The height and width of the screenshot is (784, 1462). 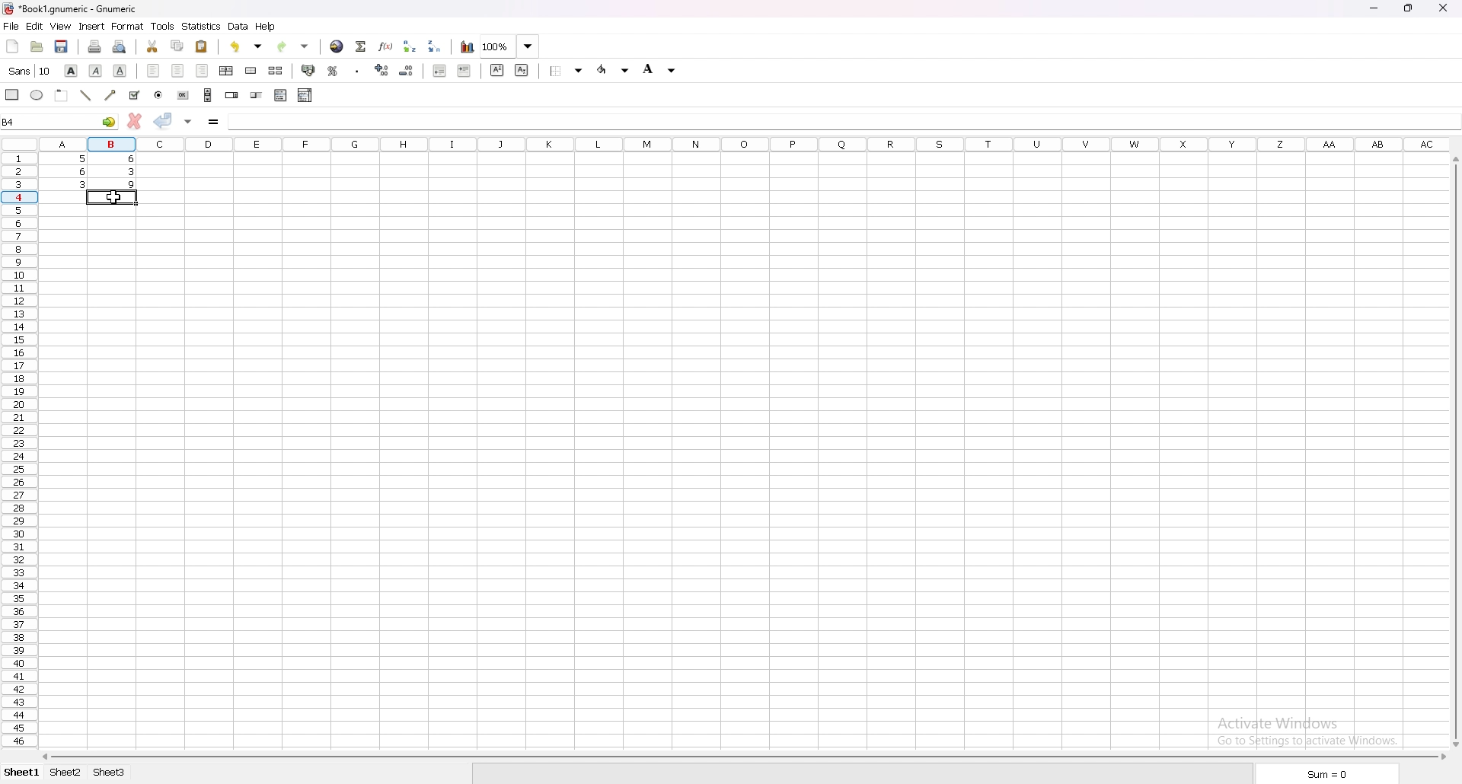 I want to click on sheet, so click(x=66, y=773).